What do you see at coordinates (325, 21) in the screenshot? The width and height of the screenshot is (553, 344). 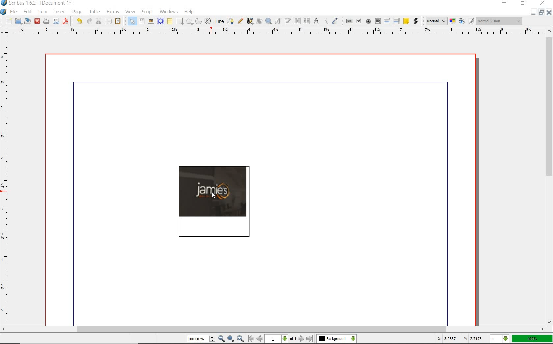 I see `copy item properties` at bounding box center [325, 21].